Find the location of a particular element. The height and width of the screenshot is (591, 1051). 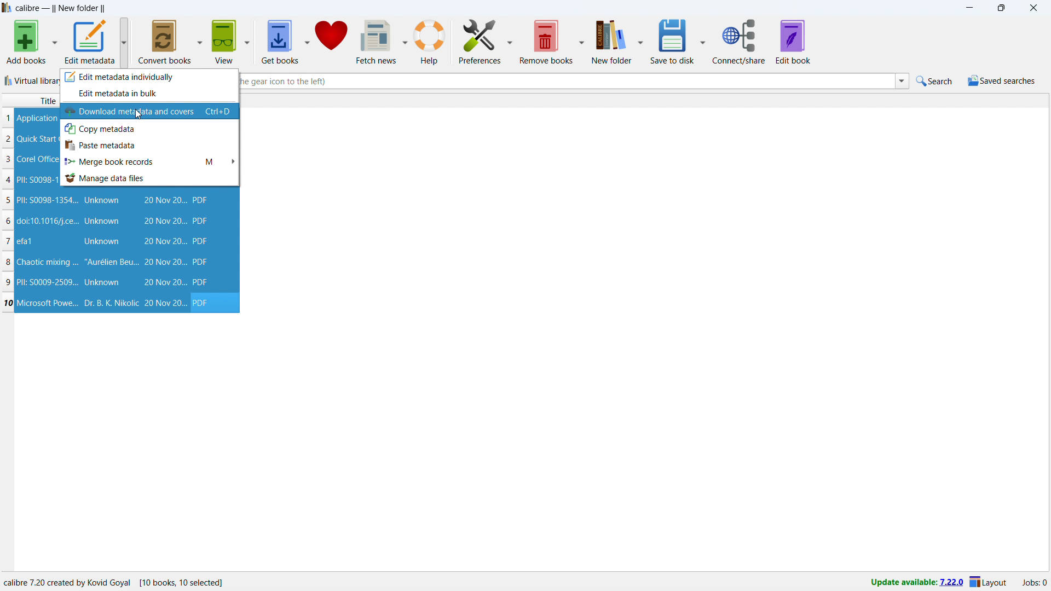

active jobs is located at coordinates (1035, 583).